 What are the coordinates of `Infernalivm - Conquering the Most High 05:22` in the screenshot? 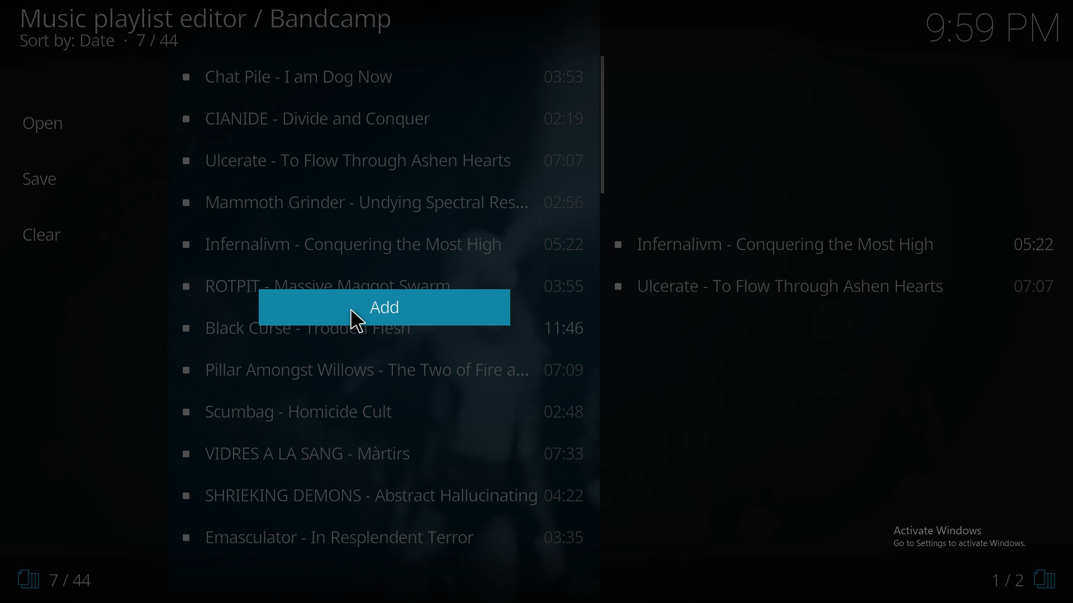 It's located at (838, 246).